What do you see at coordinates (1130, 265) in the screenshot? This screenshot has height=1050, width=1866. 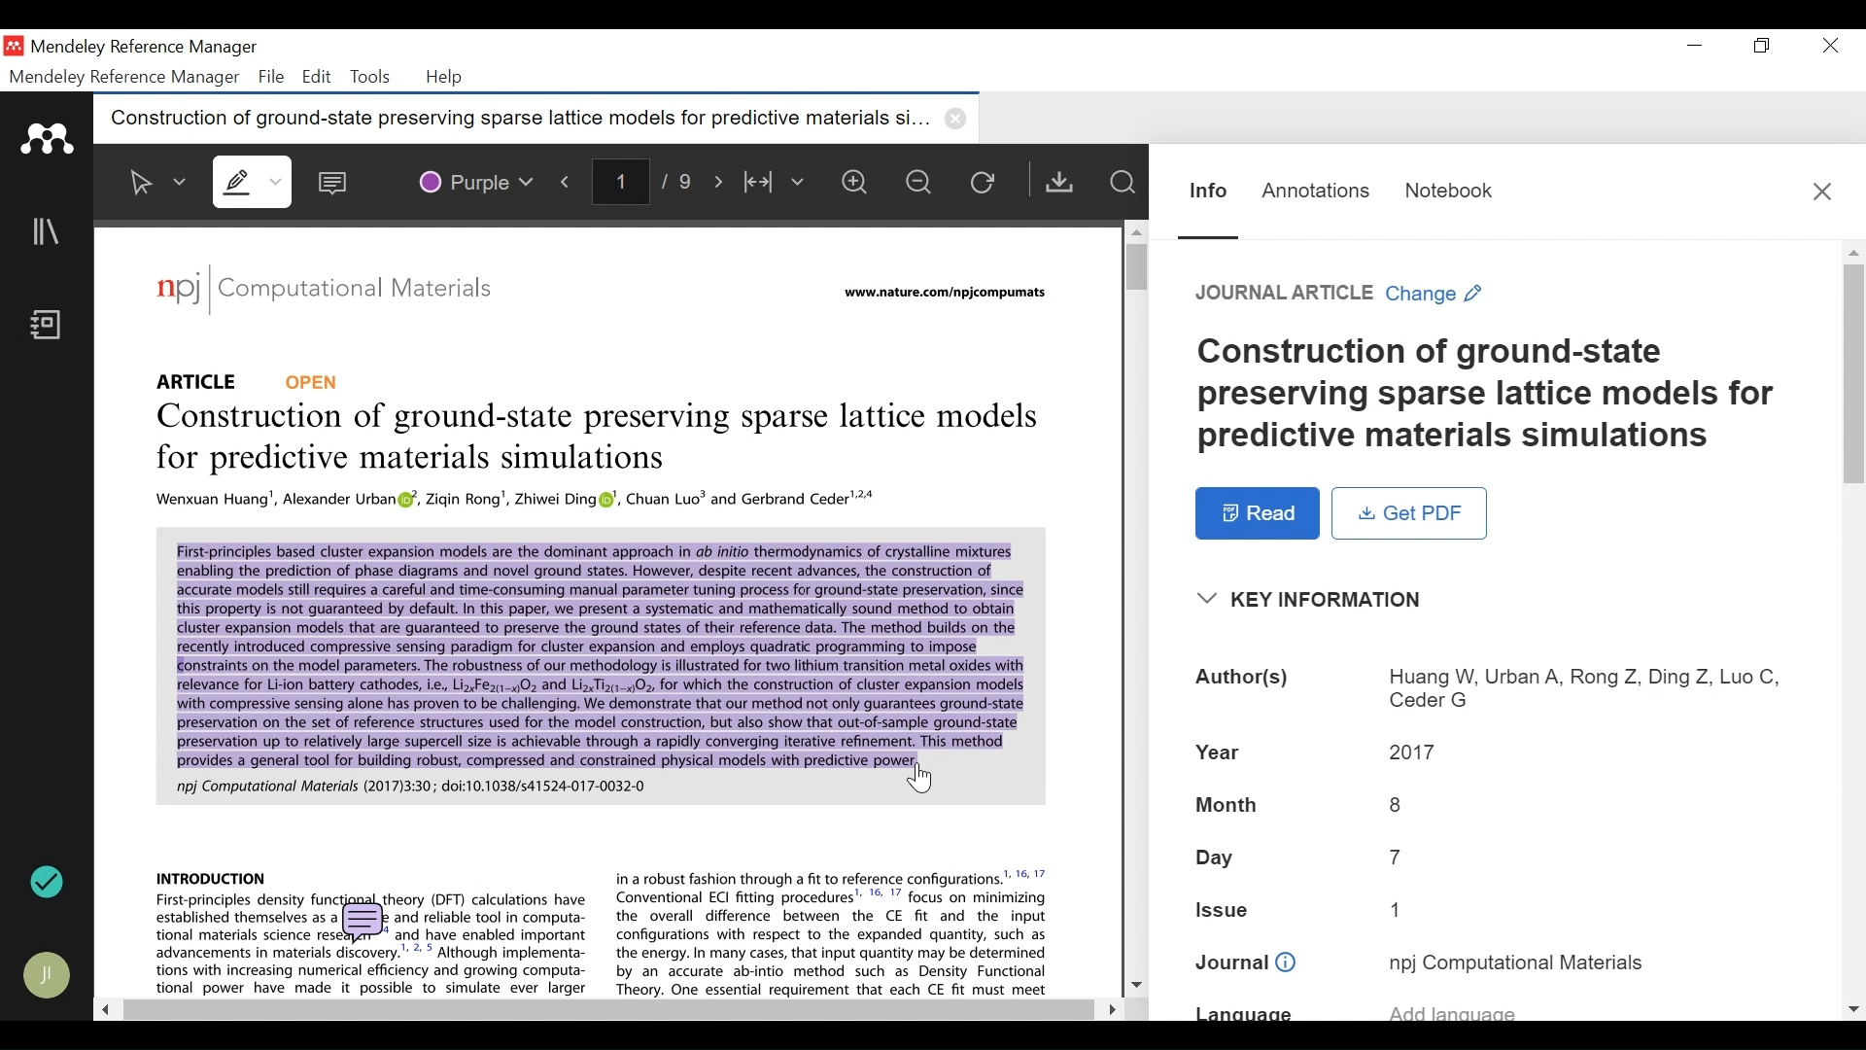 I see `Vertical Scroll bar` at bounding box center [1130, 265].